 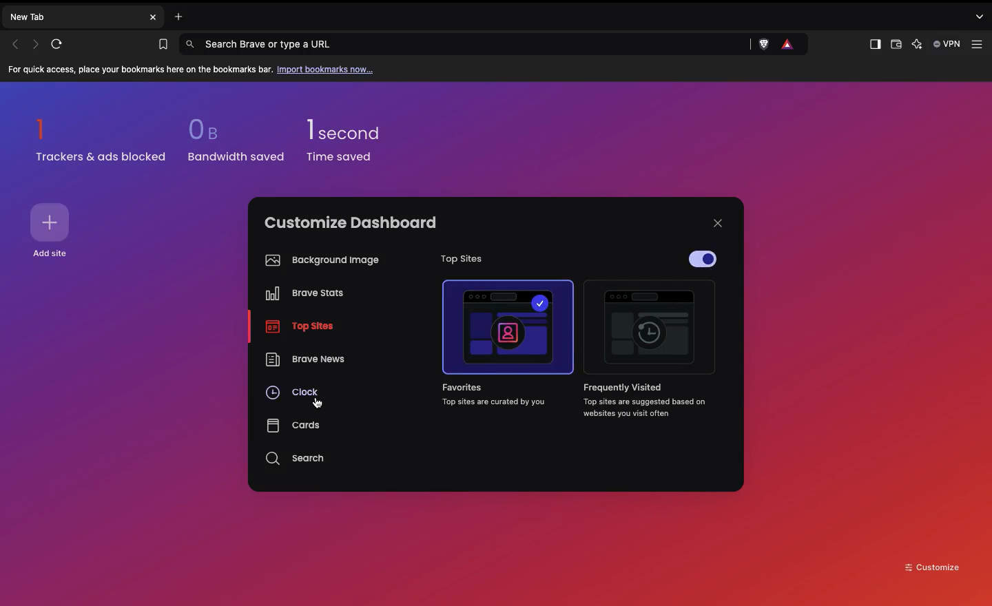 What do you see at coordinates (711, 138) in the screenshot?
I see `New background` at bounding box center [711, 138].